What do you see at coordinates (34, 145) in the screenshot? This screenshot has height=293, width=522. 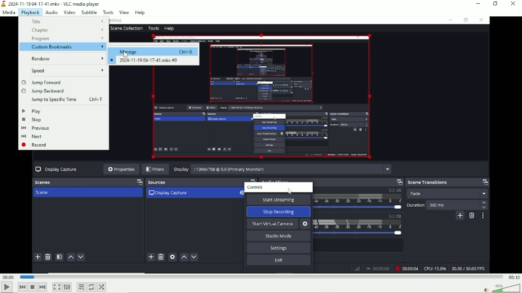 I see `record` at bounding box center [34, 145].